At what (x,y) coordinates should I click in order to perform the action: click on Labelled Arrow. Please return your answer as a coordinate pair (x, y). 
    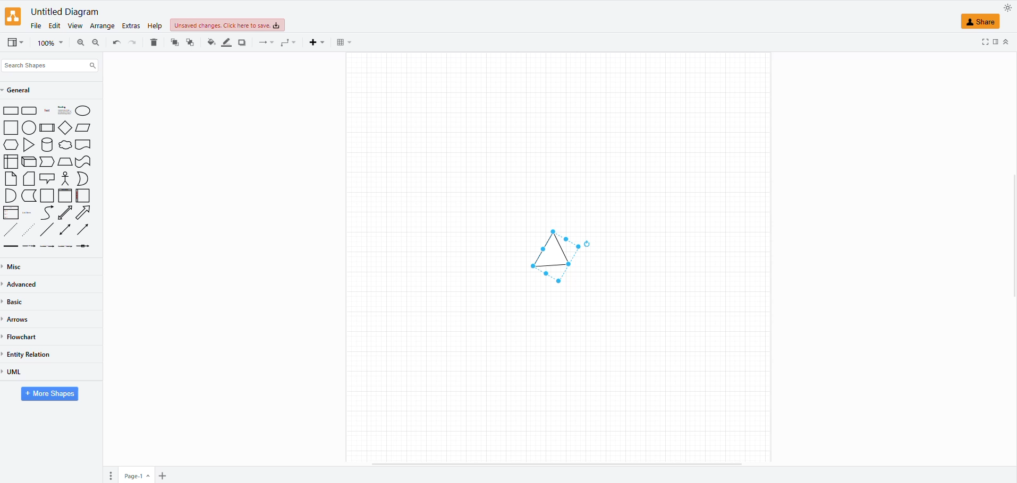
    Looking at the image, I should click on (65, 246).